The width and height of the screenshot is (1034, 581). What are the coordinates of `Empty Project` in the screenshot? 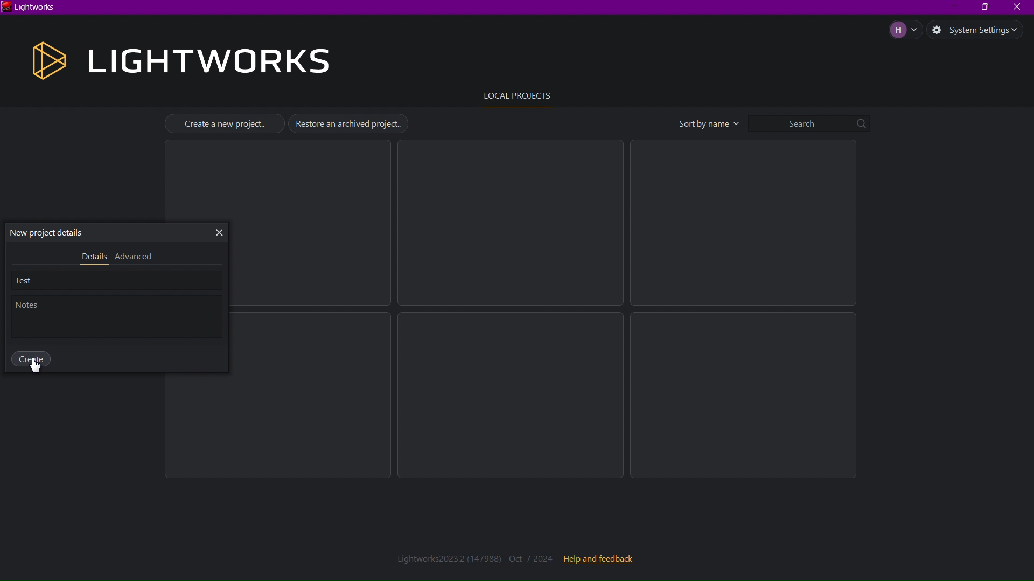 It's located at (511, 223).